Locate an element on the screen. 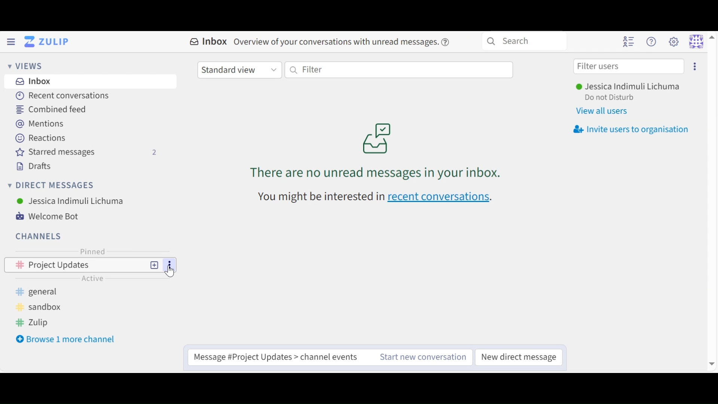 The height and width of the screenshot is (404, 718). Direct Messages is located at coordinates (50, 185).